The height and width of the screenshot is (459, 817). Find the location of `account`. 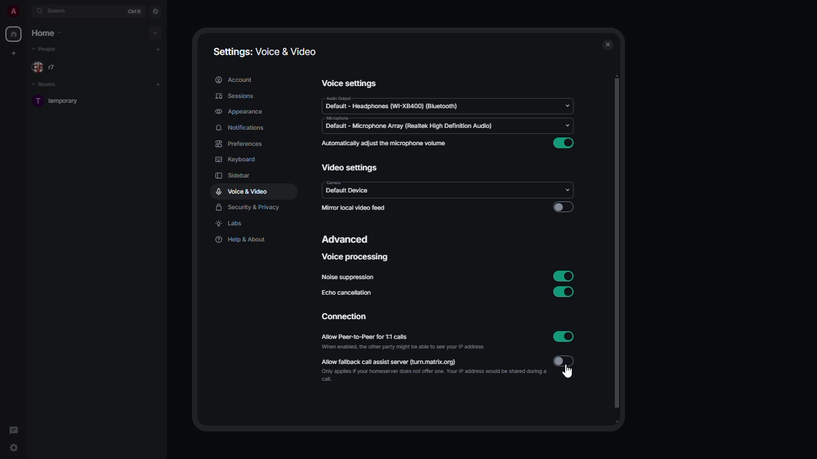

account is located at coordinates (234, 79).